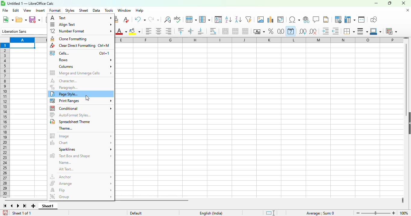 This screenshot has width=411, height=216. Describe the element at coordinates (376, 3) in the screenshot. I see `minimize` at that location.